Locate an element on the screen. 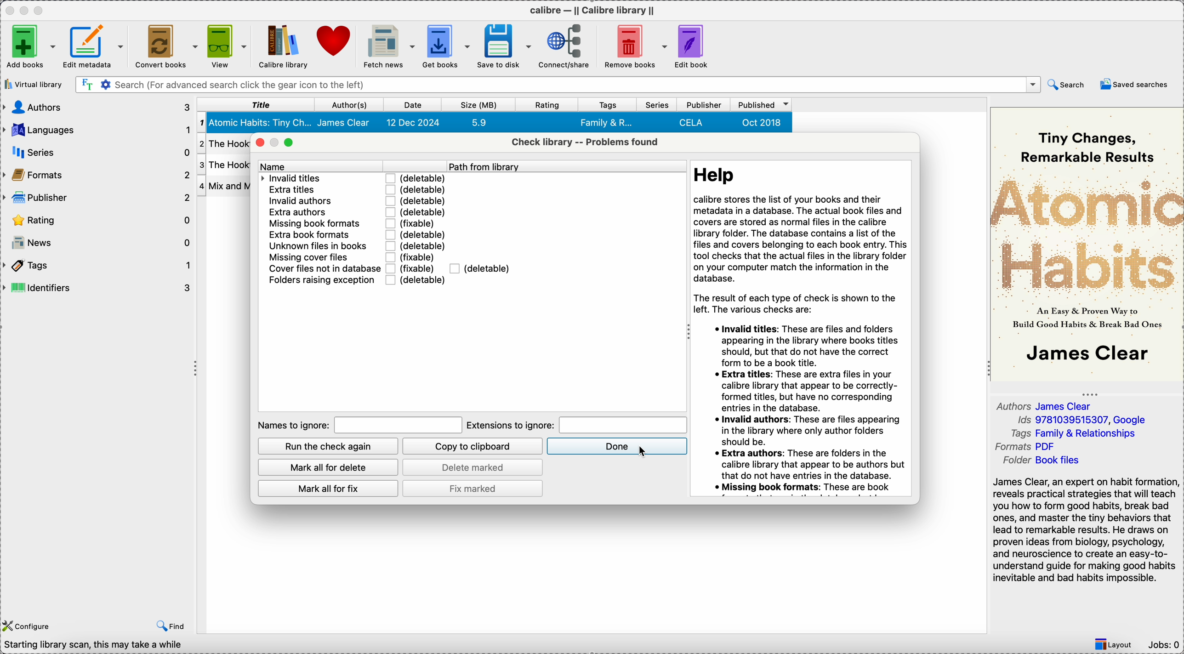 The image size is (1184, 654). invalid titles is located at coordinates (309, 179).